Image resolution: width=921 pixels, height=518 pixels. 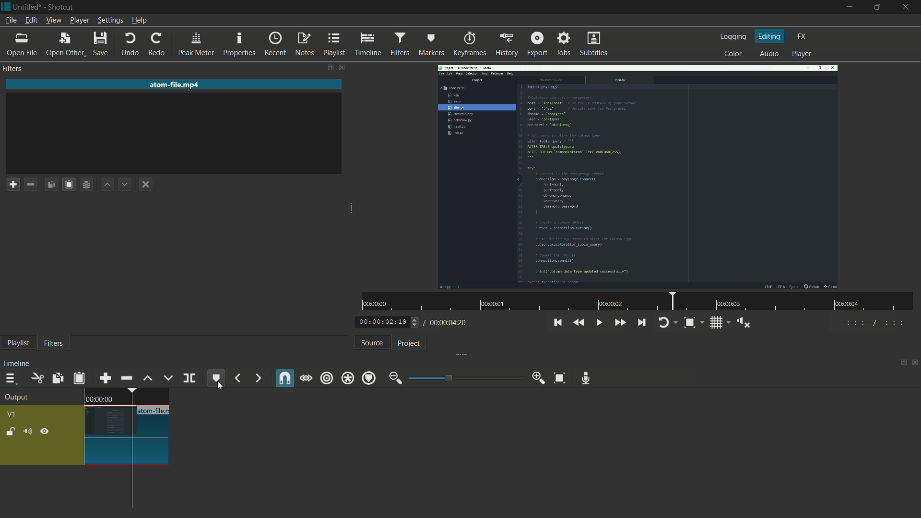 I want to click on record audio, so click(x=586, y=379).